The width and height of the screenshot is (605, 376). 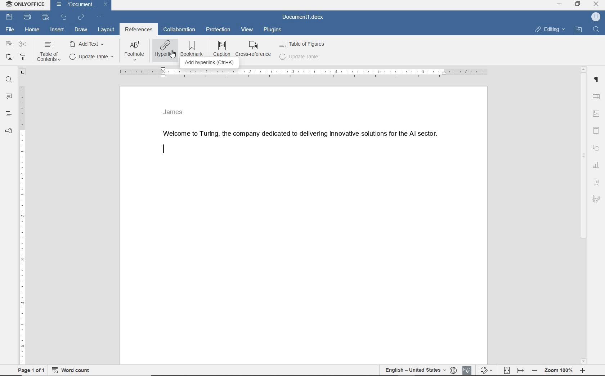 I want to click on zoom in, so click(x=585, y=371).